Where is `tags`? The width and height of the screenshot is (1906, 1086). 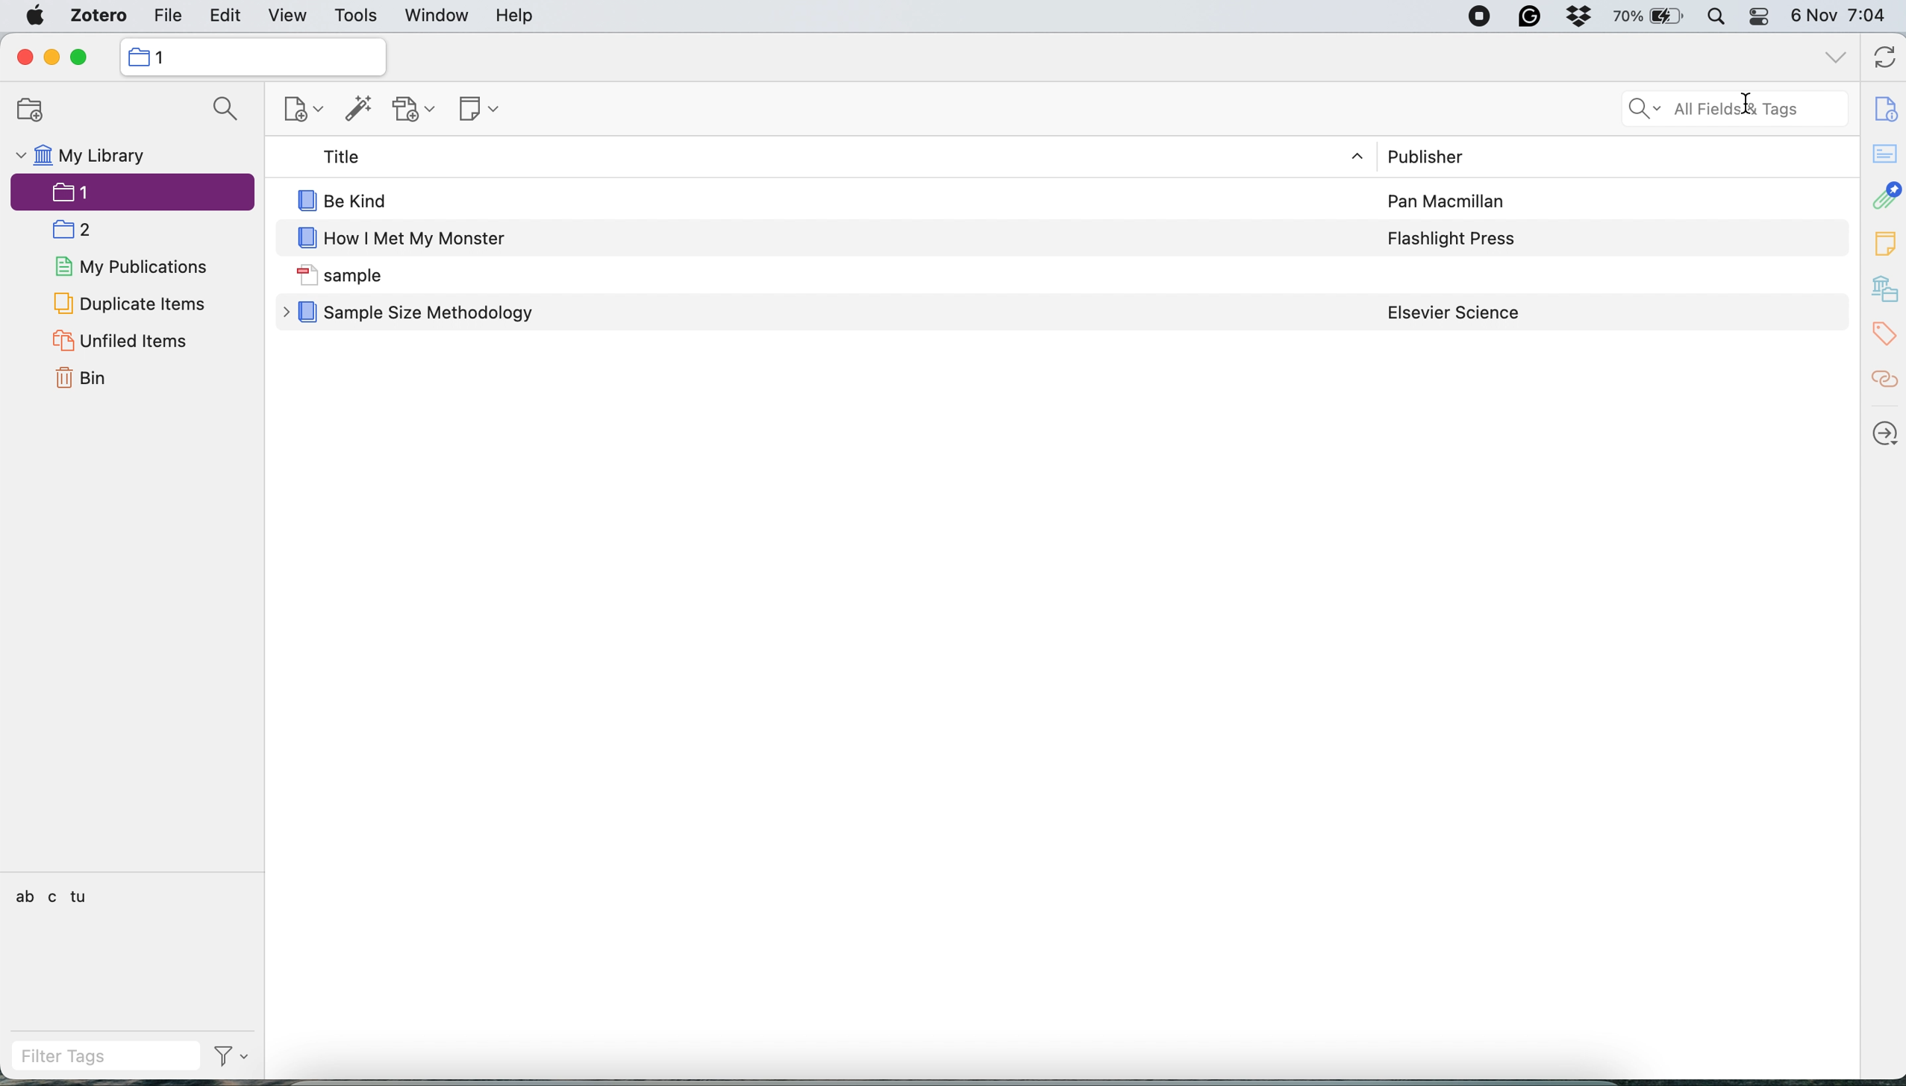 tags is located at coordinates (1882, 335).